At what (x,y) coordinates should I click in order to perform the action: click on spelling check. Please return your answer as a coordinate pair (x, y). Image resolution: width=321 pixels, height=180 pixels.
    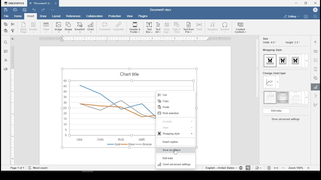
    Looking at the image, I should click on (248, 168).